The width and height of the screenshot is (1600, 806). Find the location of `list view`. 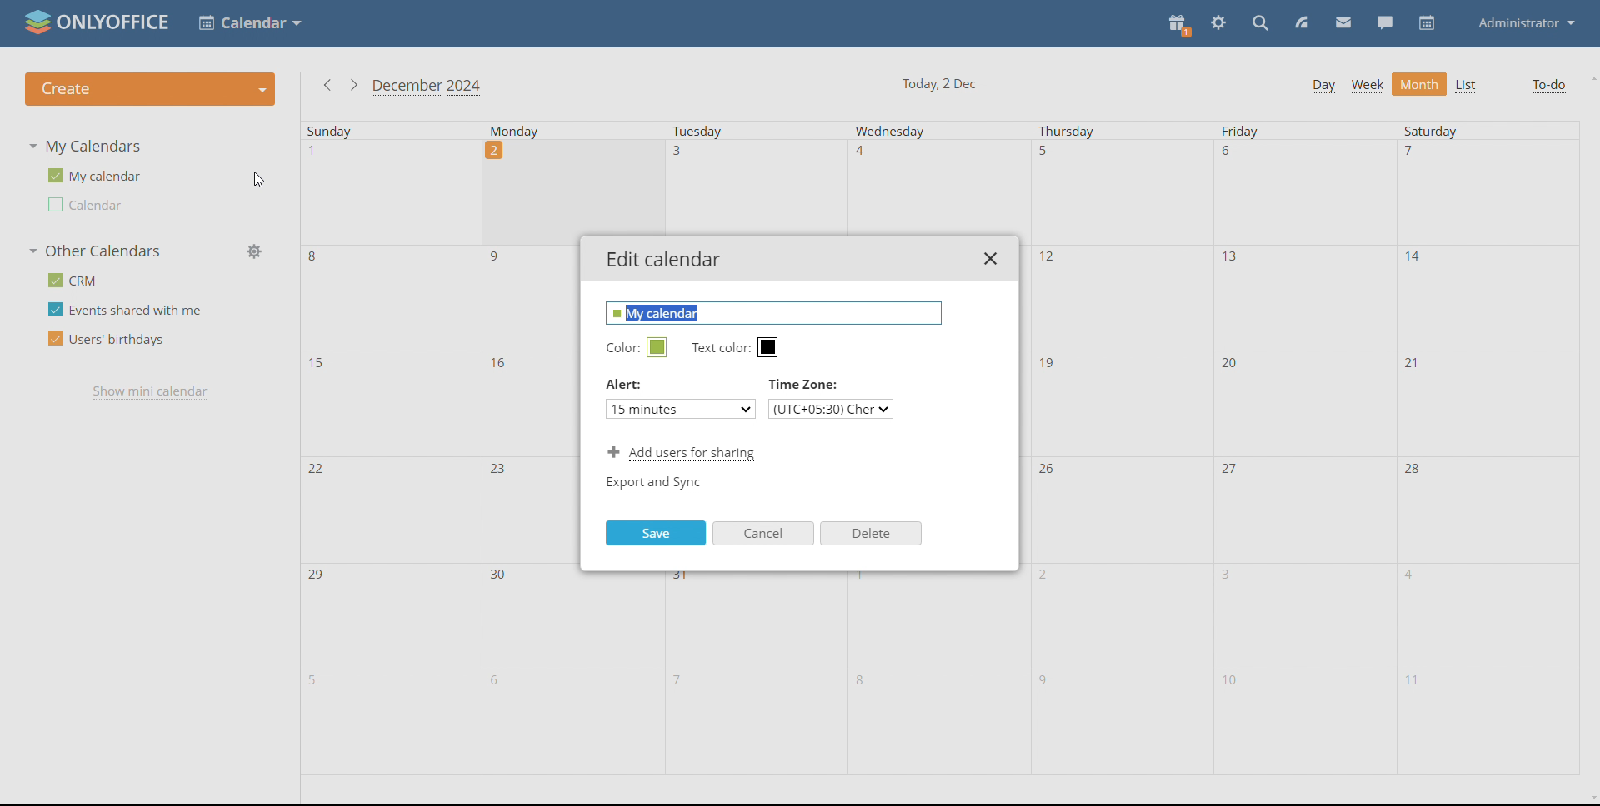

list view is located at coordinates (1467, 86).